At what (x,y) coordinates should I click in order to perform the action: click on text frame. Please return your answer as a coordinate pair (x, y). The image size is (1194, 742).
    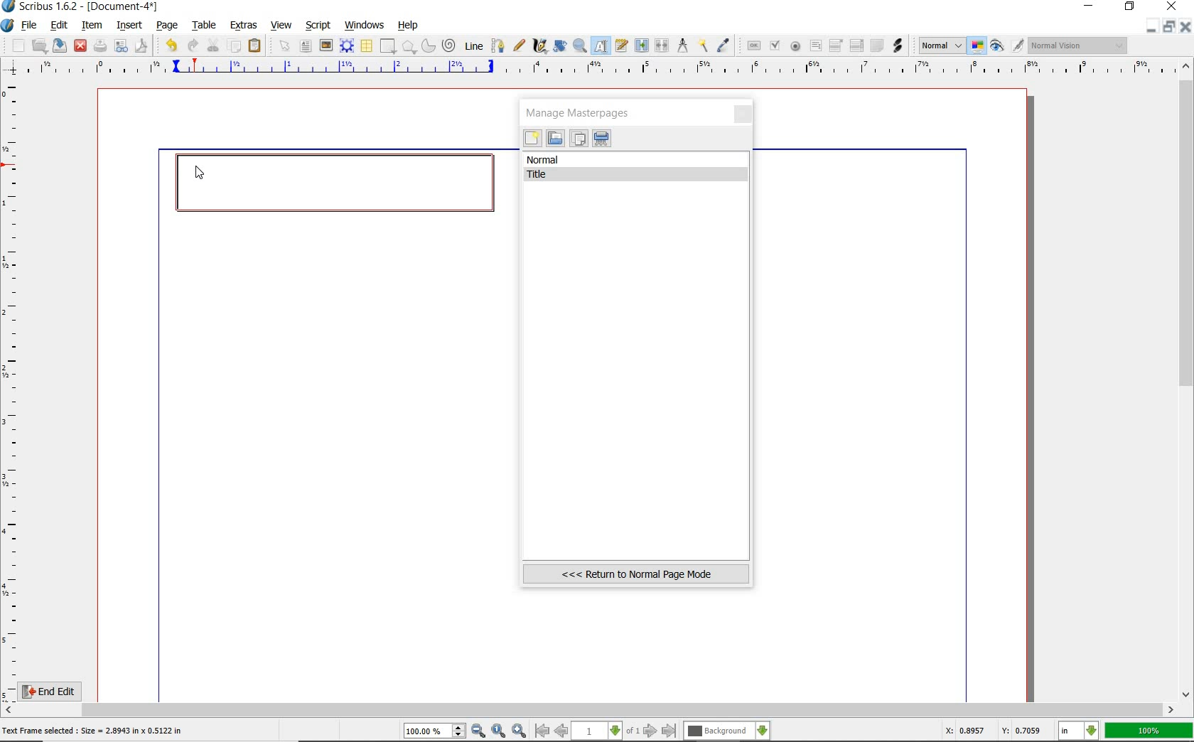
    Looking at the image, I should click on (307, 46).